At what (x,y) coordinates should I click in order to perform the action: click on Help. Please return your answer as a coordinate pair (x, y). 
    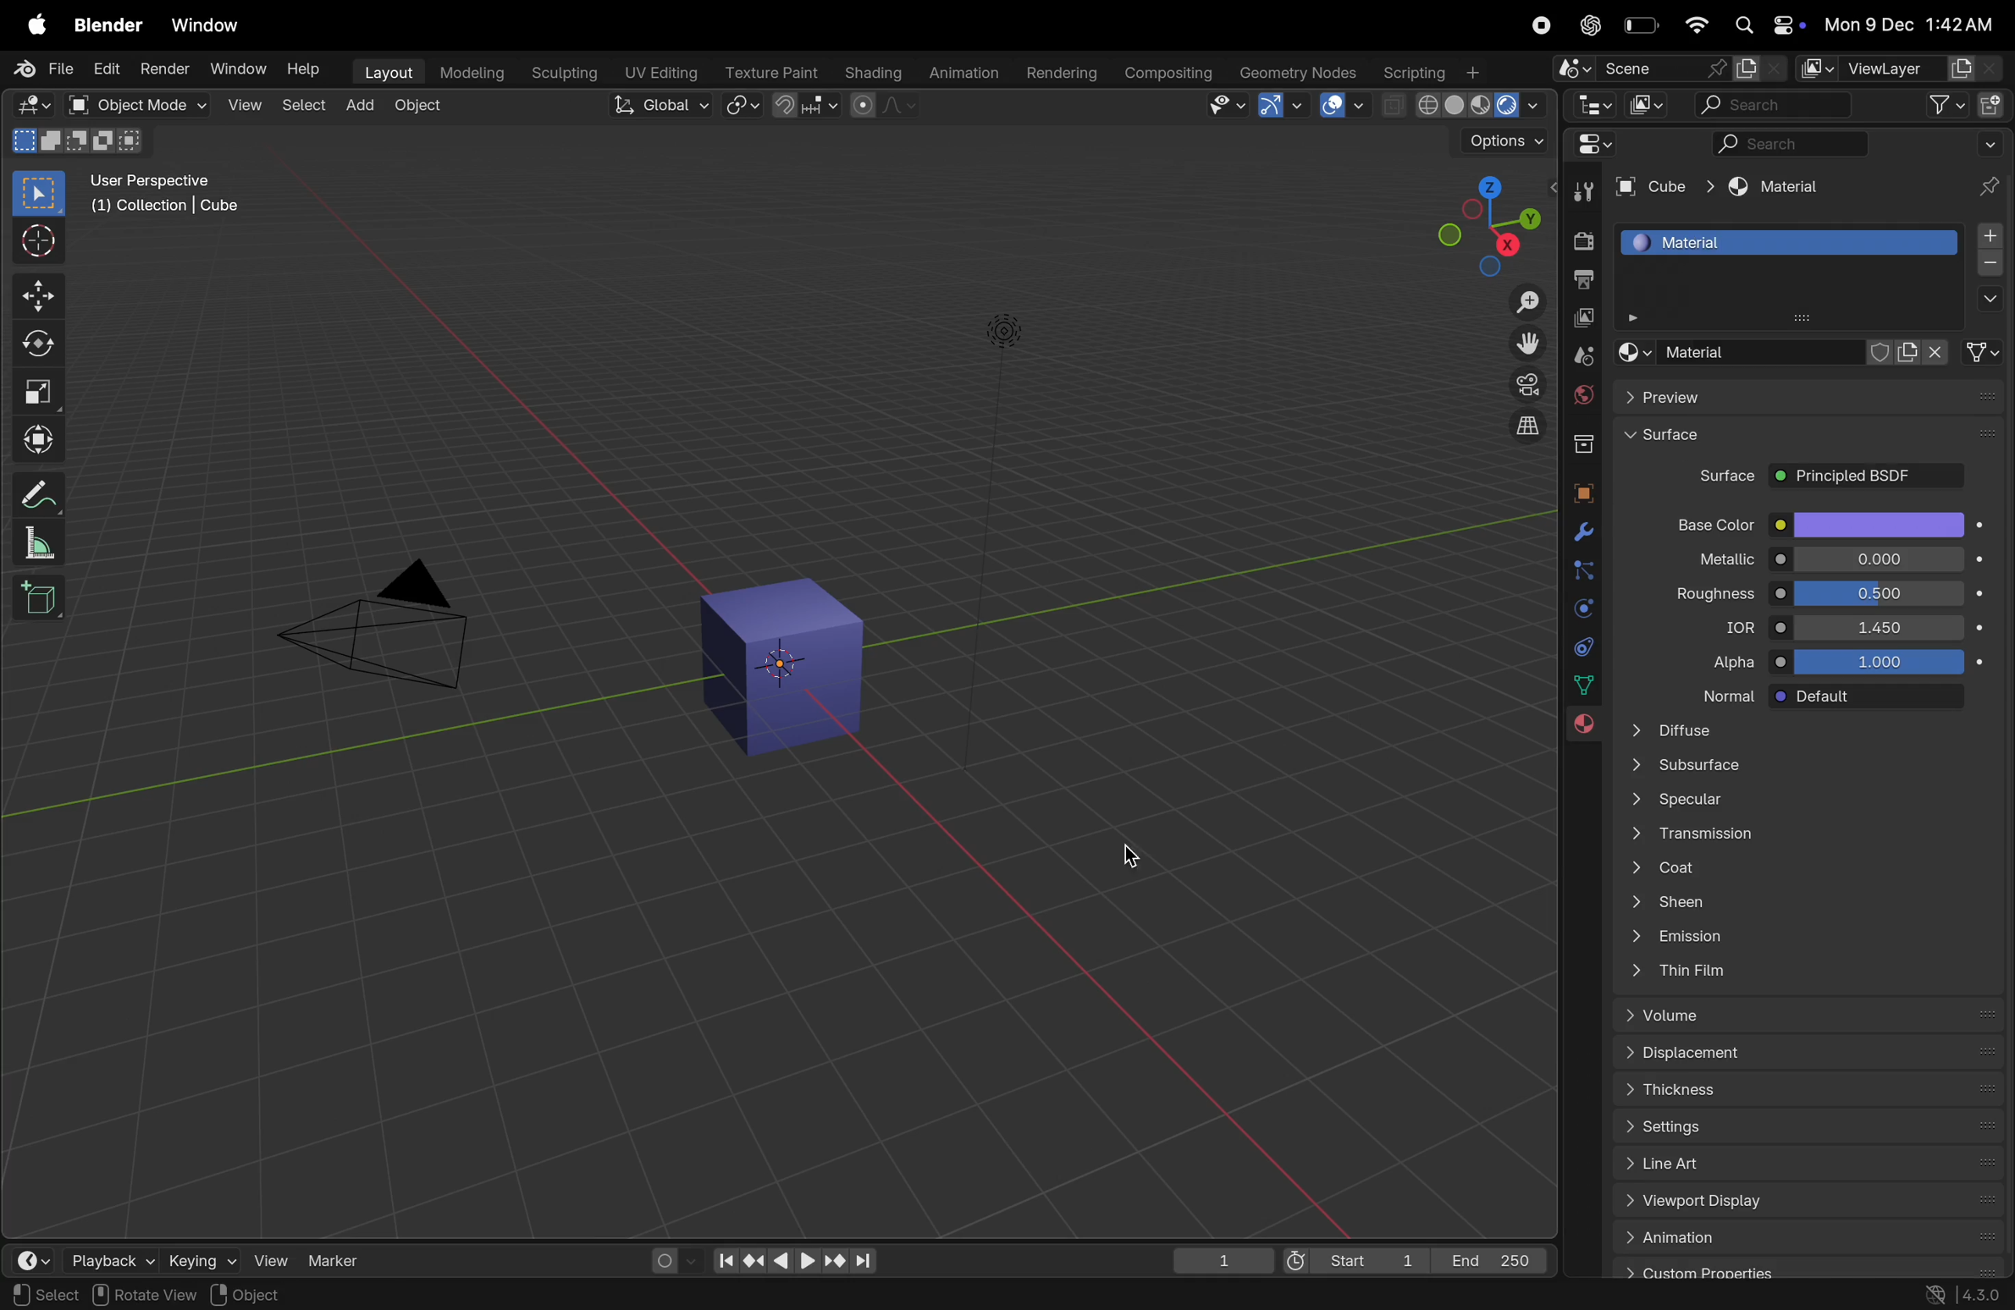
    Looking at the image, I should click on (305, 68).